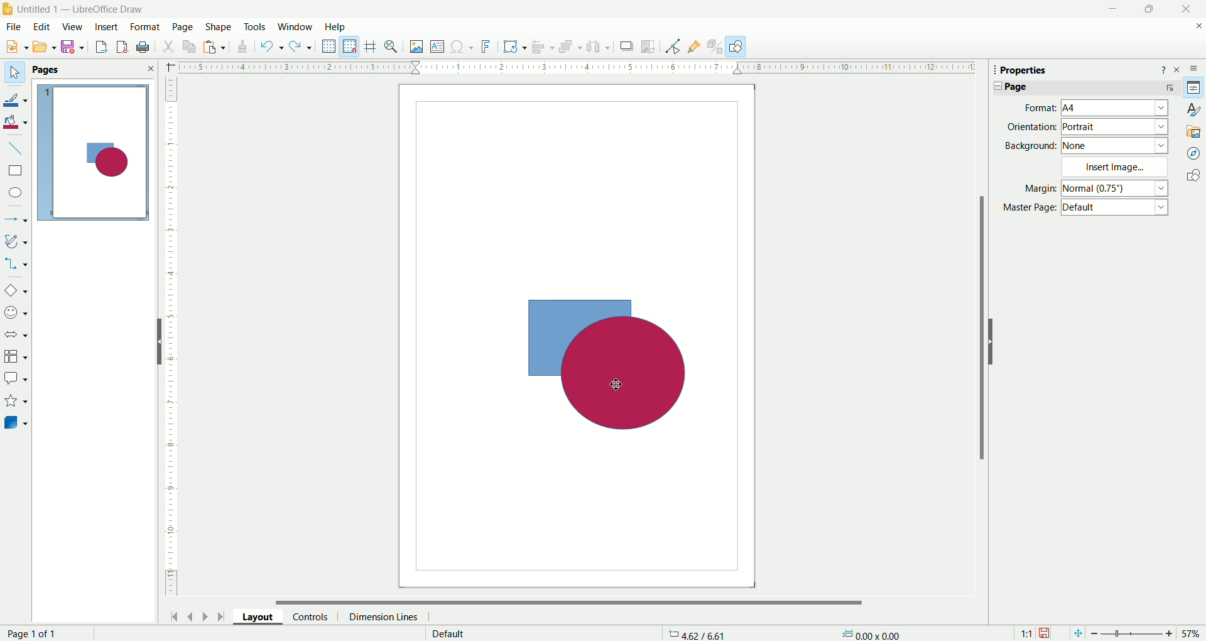 The width and height of the screenshot is (1206, 641). Describe the element at coordinates (1086, 210) in the screenshot. I see `master page` at that location.